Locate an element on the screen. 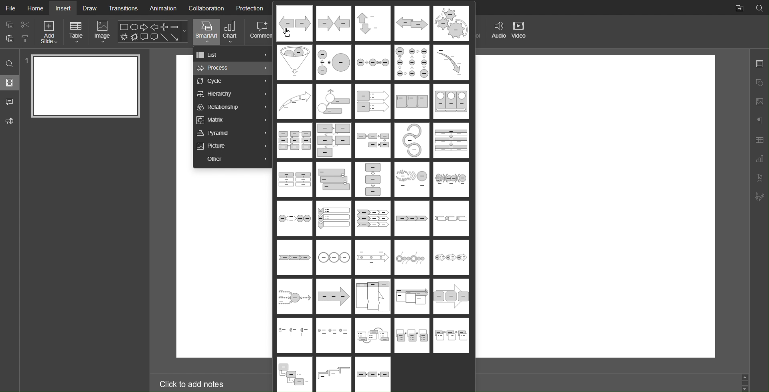 This screenshot has height=392, width=769. Click to add notes is located at coordinates (192, 383).